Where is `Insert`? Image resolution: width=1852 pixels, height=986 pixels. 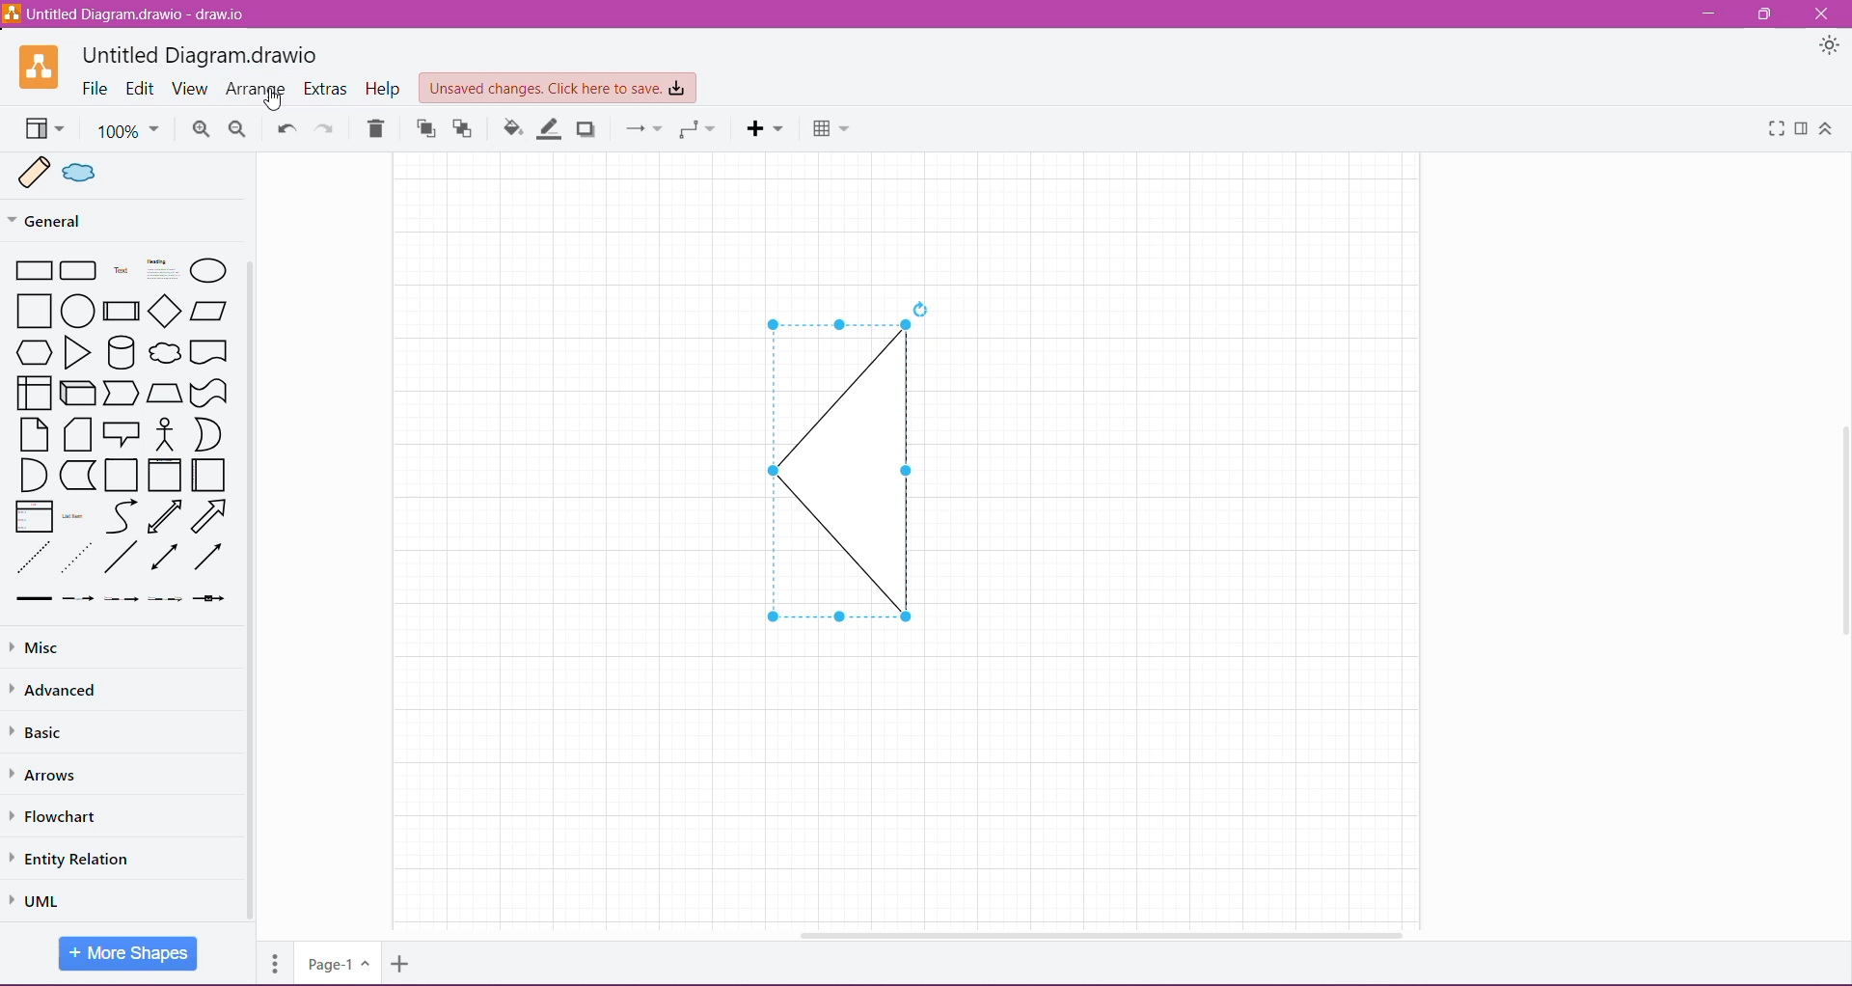
Insert is located at coordinates (766, 129).